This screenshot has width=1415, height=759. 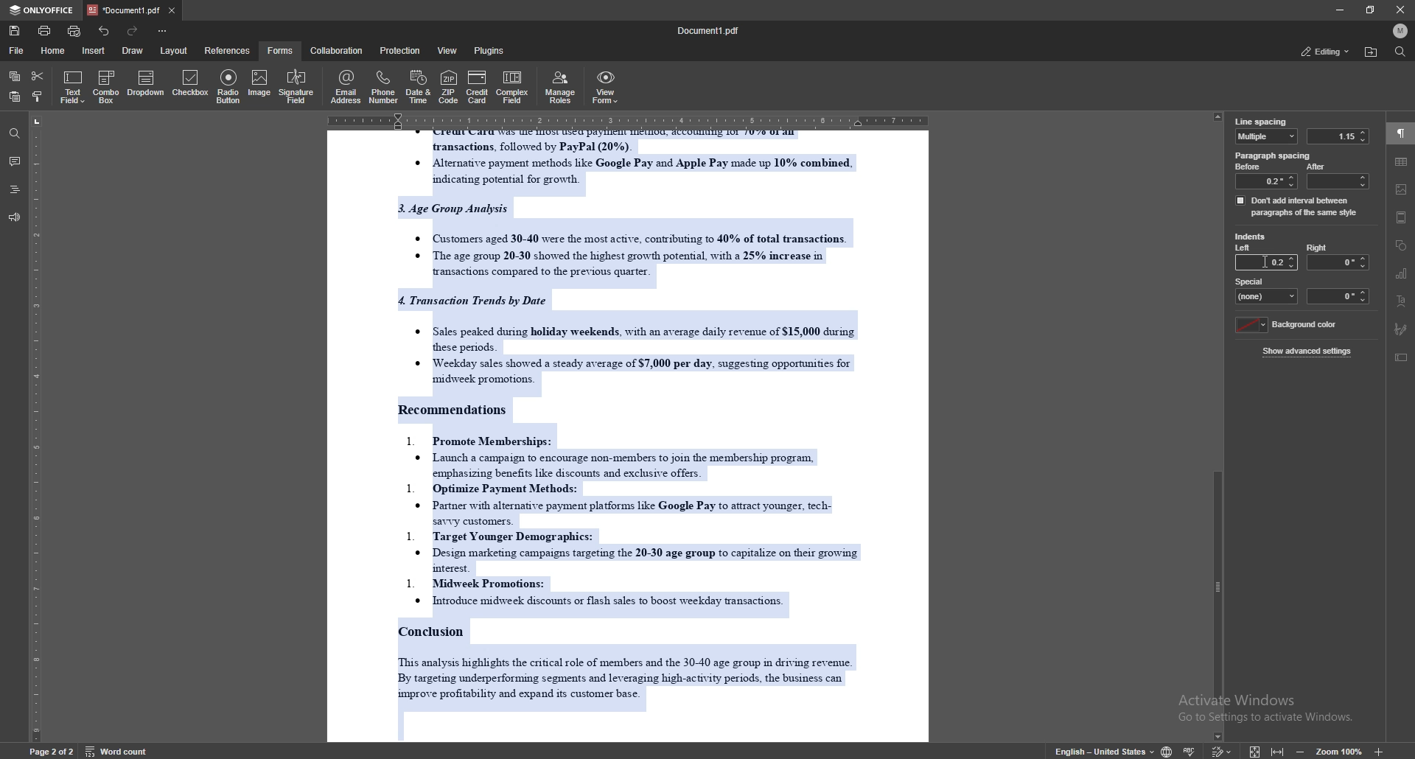 What do you see at coordinates (230, 86) in the screenshot?
I see `radio button` at bounding box center [230, 86].